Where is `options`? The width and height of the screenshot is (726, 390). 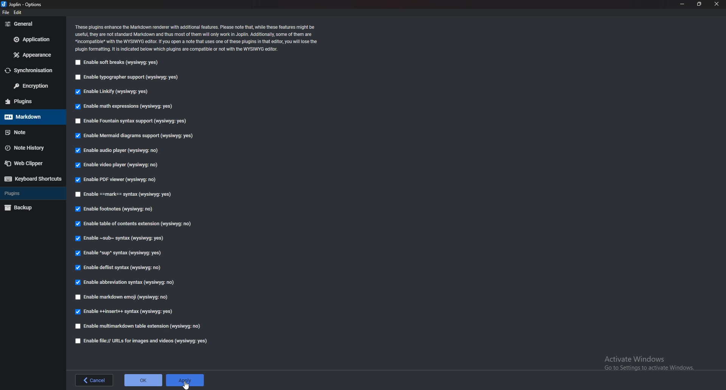 options is located at coordinates (22, 5).